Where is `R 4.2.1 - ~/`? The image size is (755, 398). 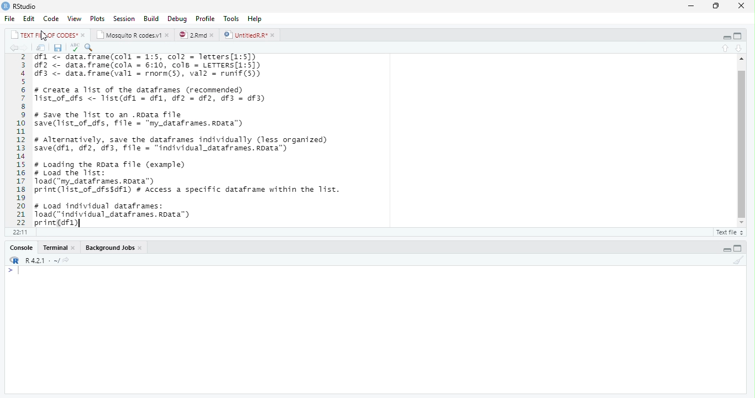
R 4.2.1 - ~/ is located at coordinates (37, 260).